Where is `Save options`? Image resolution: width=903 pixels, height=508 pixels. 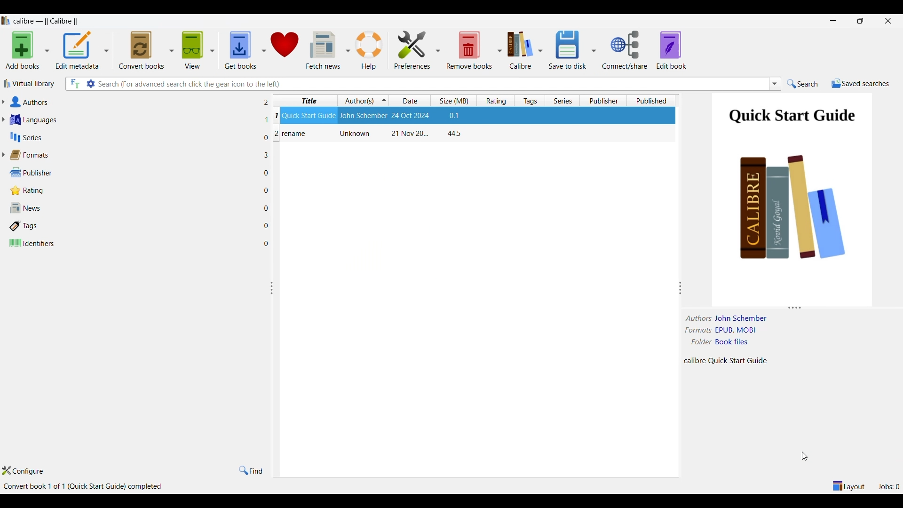
Save options is located at coordinates (594, 50).